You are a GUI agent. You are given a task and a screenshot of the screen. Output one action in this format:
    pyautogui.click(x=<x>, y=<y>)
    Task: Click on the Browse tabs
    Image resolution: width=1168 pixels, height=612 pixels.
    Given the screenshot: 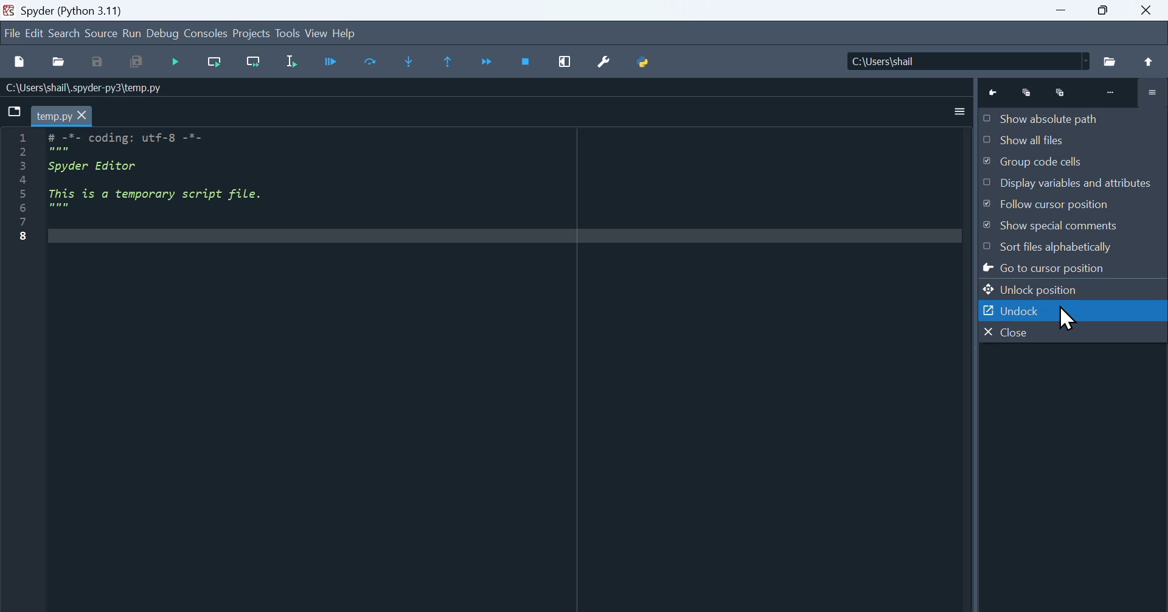 What is the action you would take?
    pyautogui.click(x=14, y=111)
    